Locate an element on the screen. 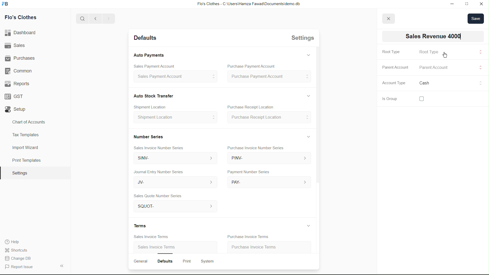 The height and width of the screenshot is (275, 489). Print Templates is located at coordinates (26, 160).